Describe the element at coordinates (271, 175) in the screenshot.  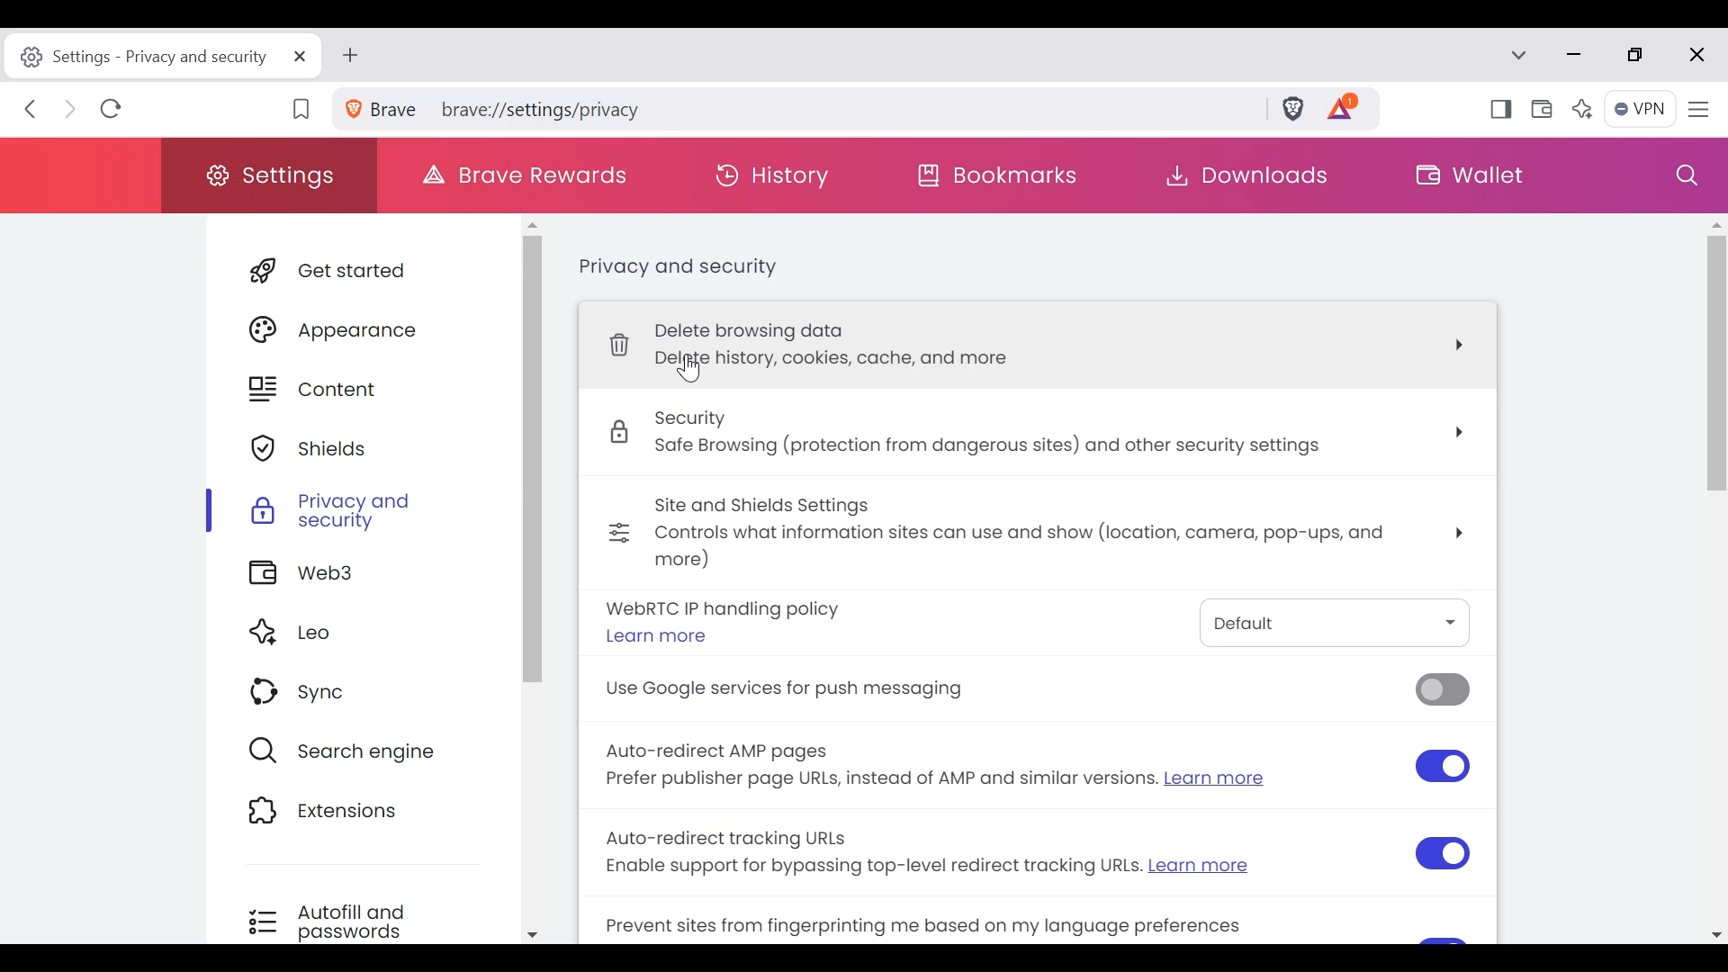
I see `Settings` at that location.